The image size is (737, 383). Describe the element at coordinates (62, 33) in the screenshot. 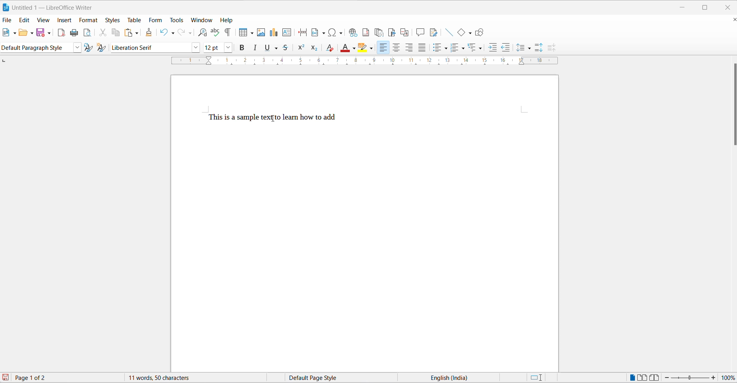

I see `export as pdf` at that location.